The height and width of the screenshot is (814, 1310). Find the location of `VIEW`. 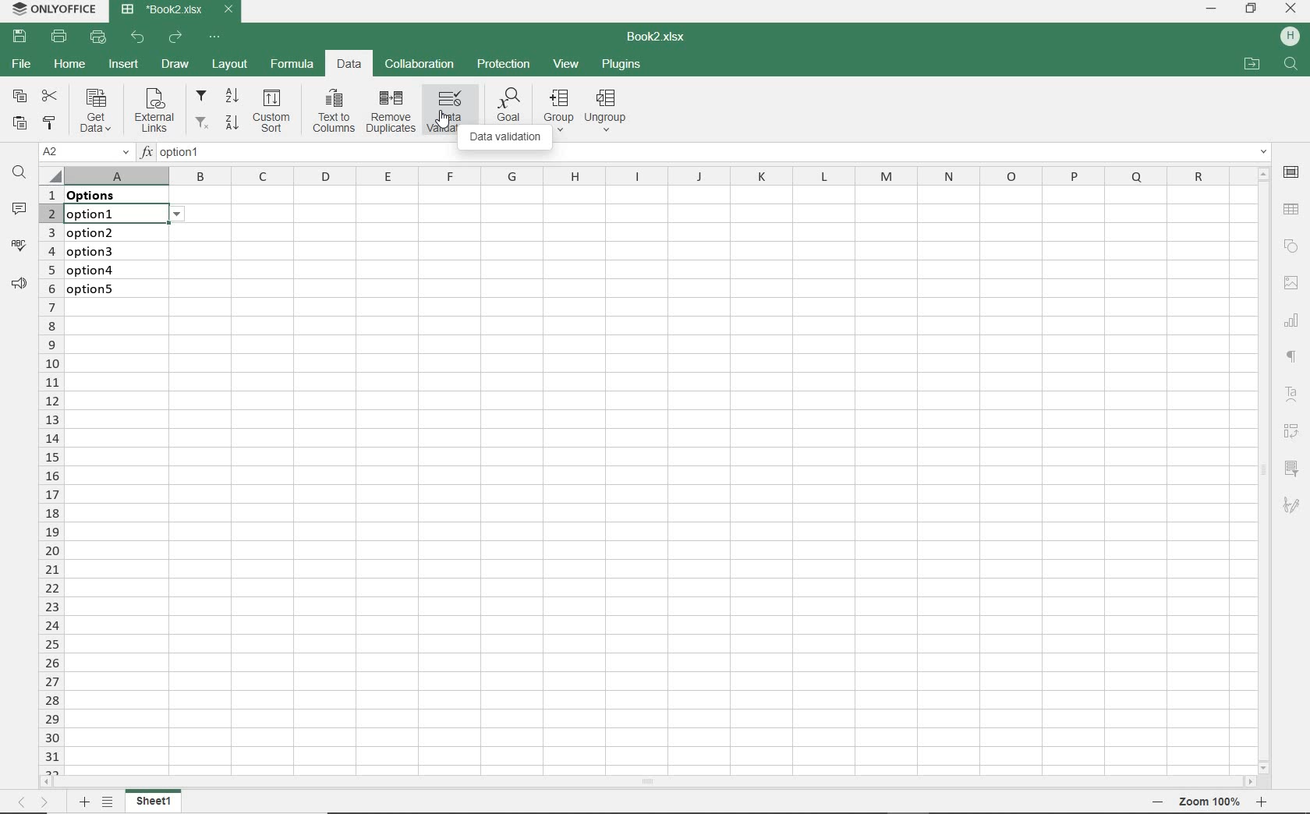

VIEW is located at coordinates (566, 64).